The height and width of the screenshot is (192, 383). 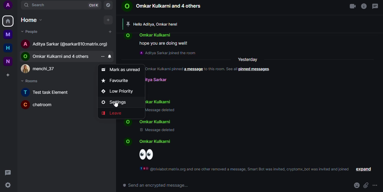 I want to click on home, so click(x=8, y=21).